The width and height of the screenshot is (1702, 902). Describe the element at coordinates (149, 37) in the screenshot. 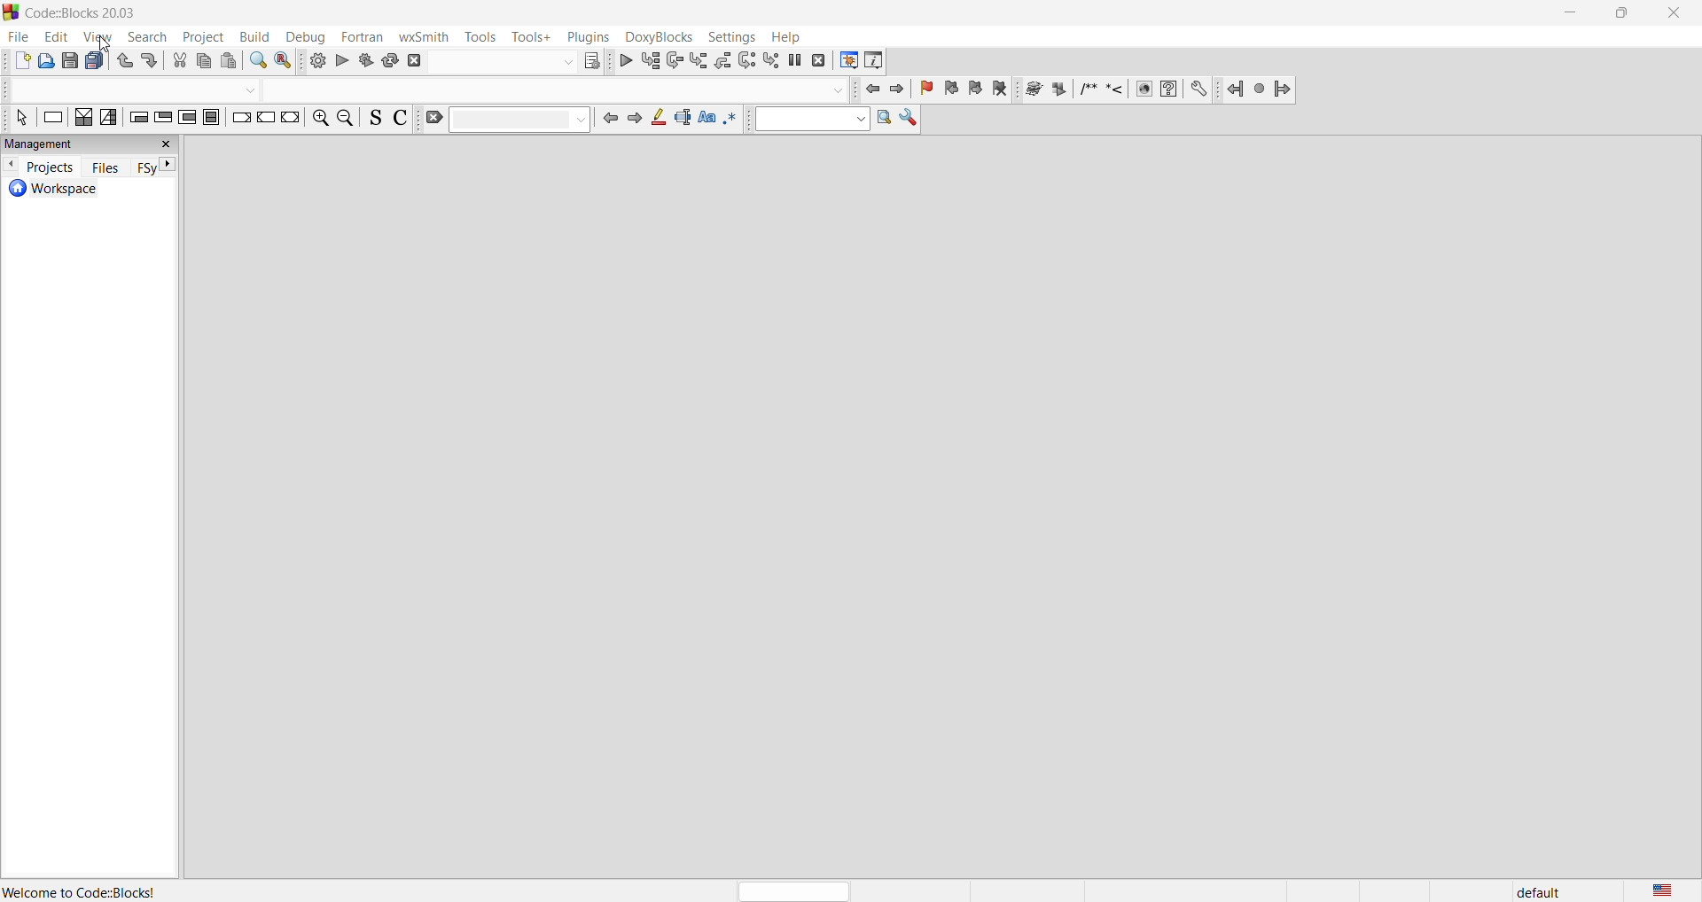

I see `search` at that location.